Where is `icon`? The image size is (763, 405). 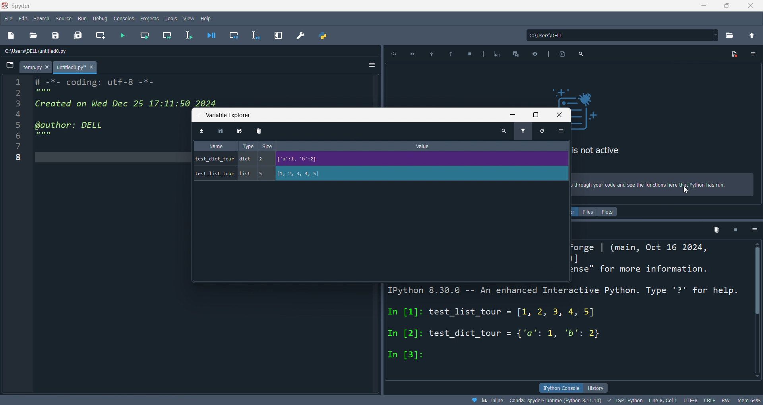
icon is located at coordinates (412, 54).